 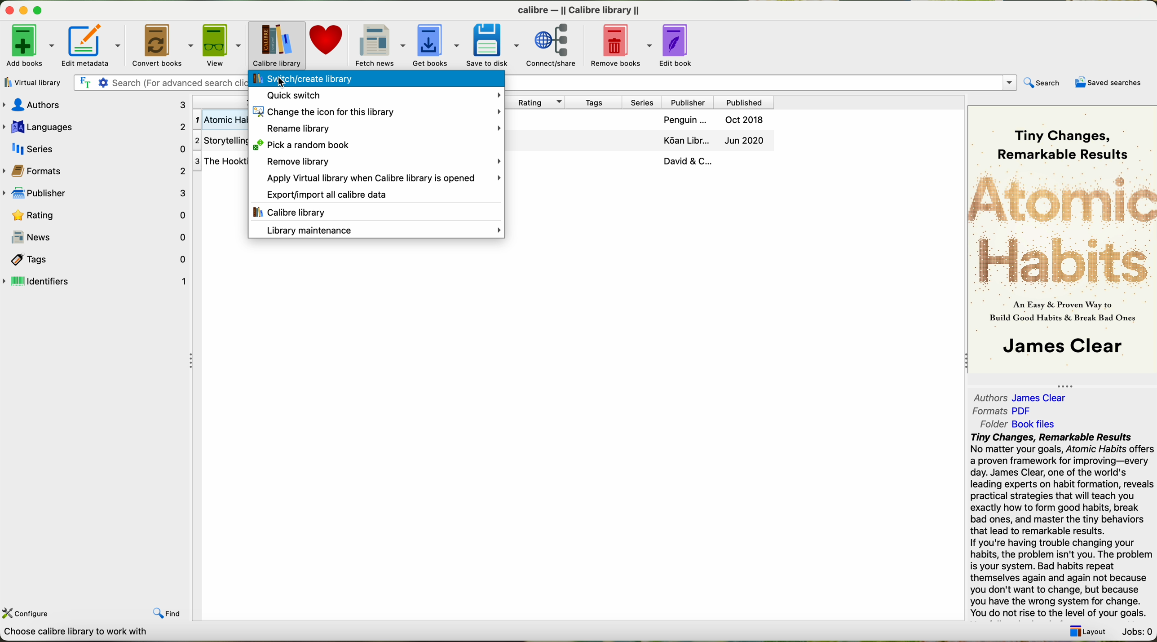 I want to click on authors, so click(x=98, y=105).